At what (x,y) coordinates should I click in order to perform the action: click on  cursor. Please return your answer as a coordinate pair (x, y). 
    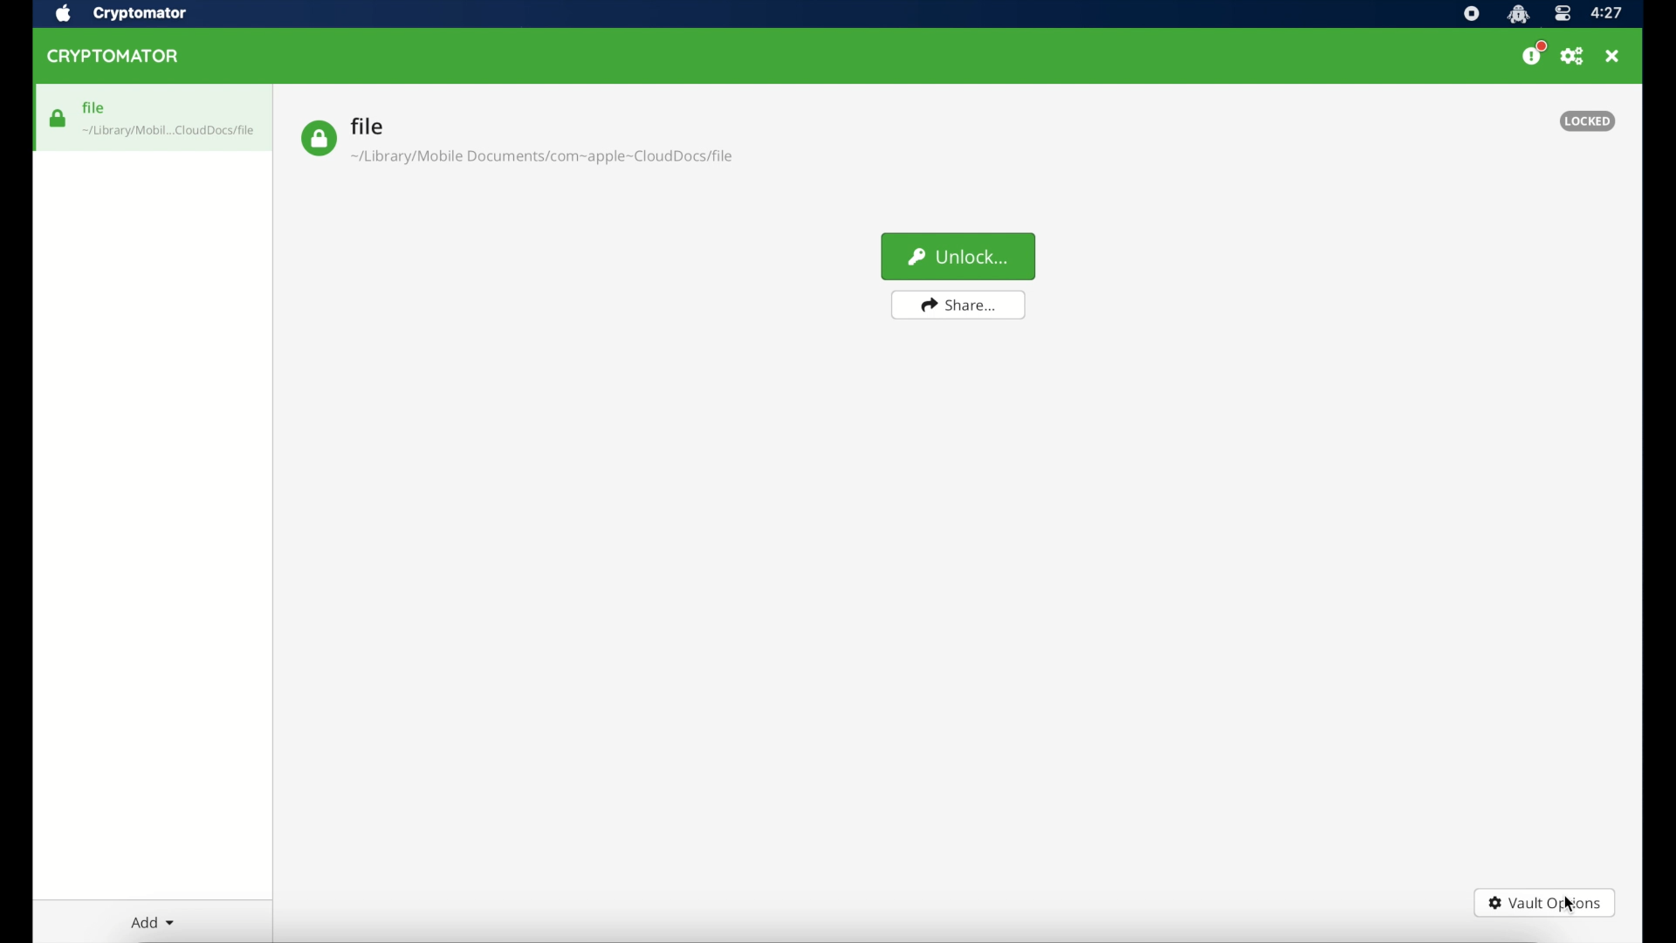
    Looking at the image, I should click on (1569, 902).